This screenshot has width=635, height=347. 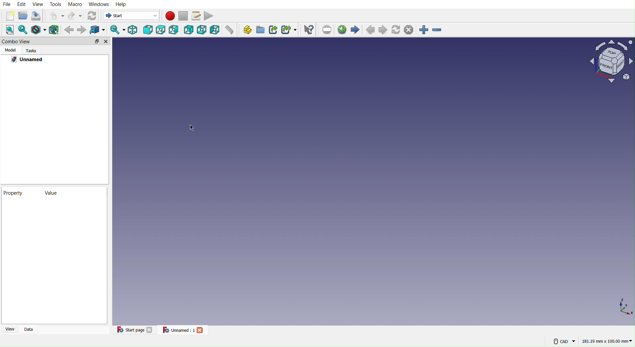 What do you see at coordinates (53, 125) in the screenshot?
I see `Model View` at bounding box center [53, 125].